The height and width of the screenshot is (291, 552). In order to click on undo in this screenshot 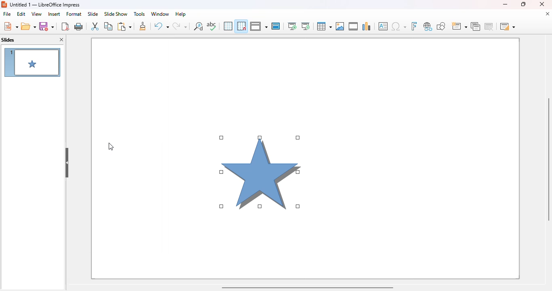, I will do `click(161, 26)`.